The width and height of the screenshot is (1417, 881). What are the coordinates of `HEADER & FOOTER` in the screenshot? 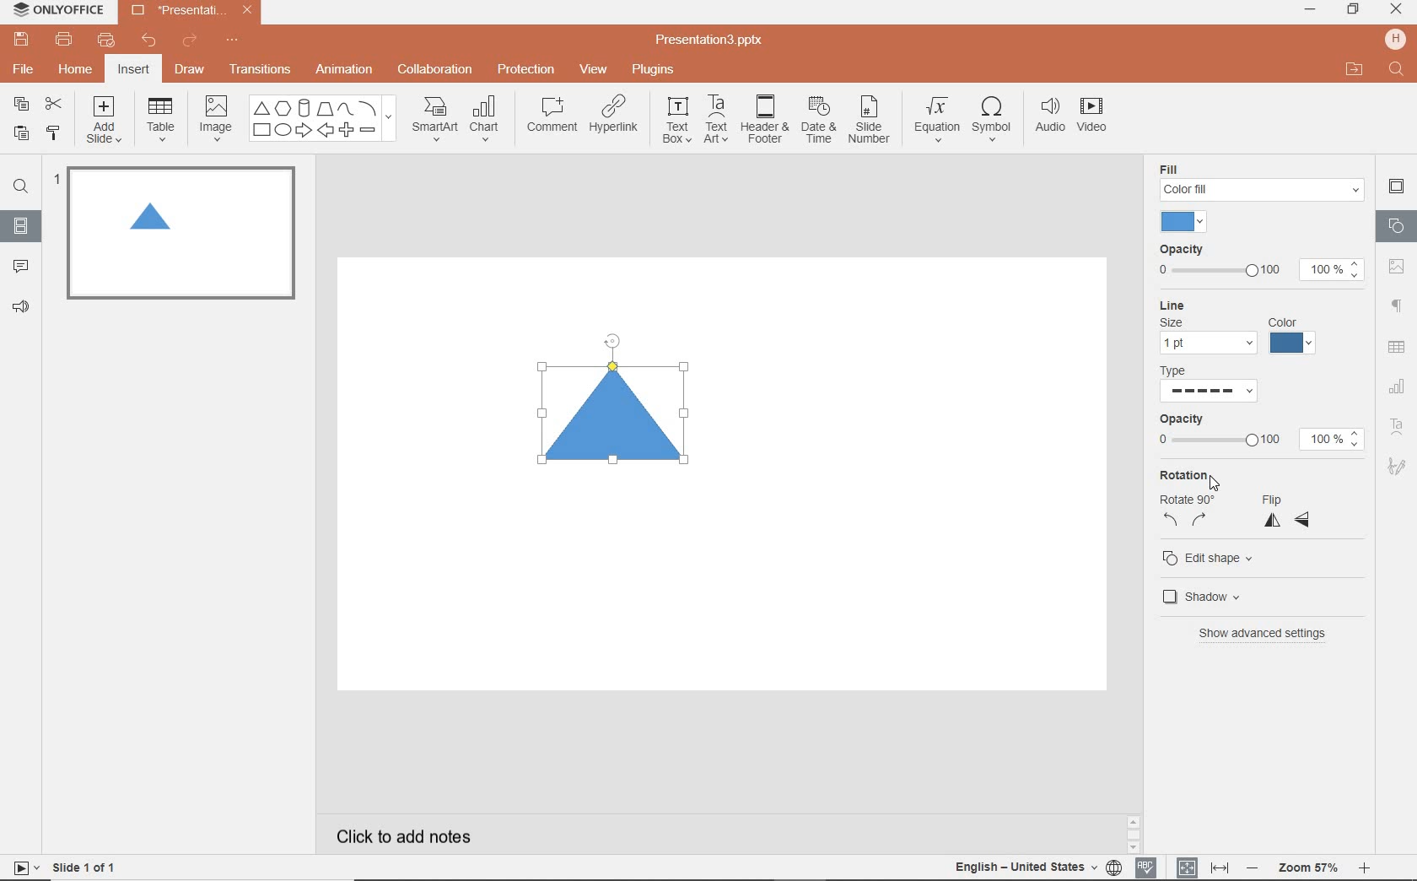 It's located at (763, 119).